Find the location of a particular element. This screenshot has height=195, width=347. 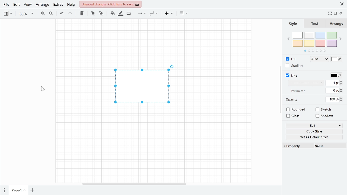

Line width (1 pt) is located at coordinates (332, 83).